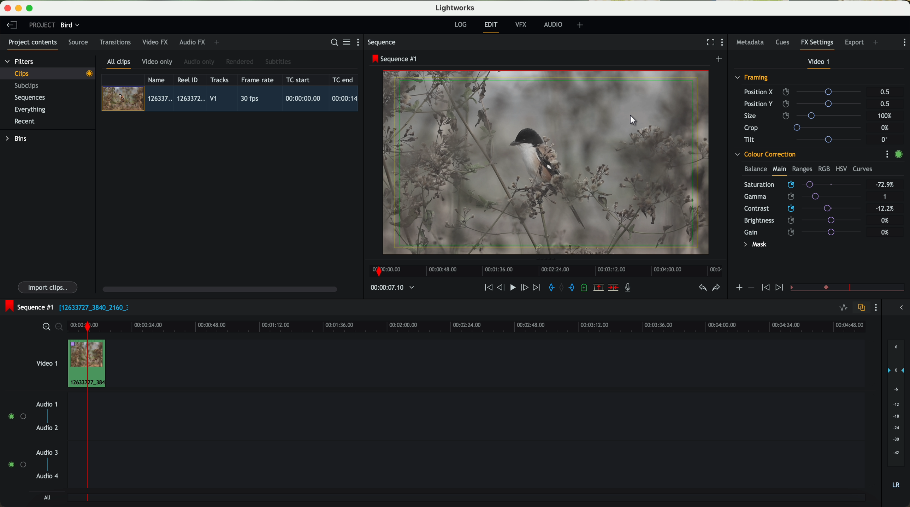  I want to click on video 1, so click(46, 362).